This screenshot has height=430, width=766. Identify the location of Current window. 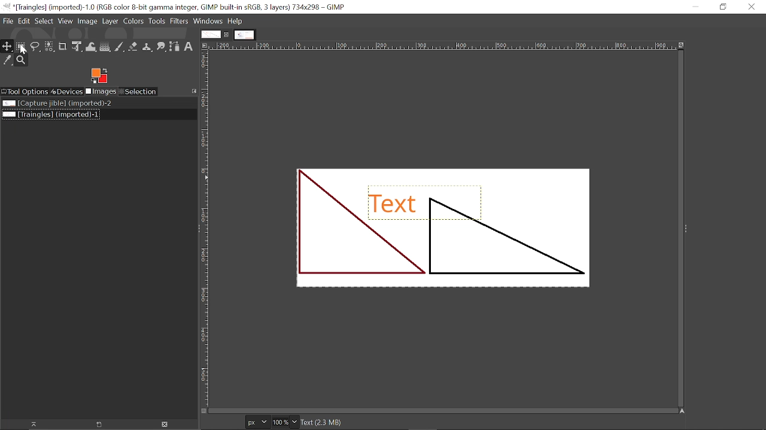
(176, 7).